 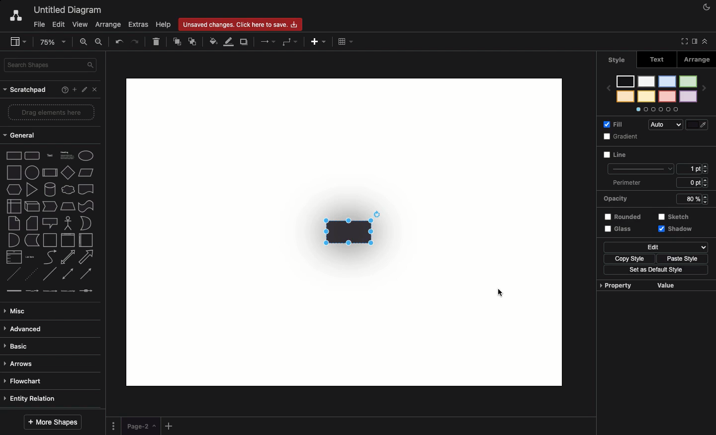 What do you see at coordinates (74, 89) in the screenshot?
I see `Add` at bounding box center [74, 89].